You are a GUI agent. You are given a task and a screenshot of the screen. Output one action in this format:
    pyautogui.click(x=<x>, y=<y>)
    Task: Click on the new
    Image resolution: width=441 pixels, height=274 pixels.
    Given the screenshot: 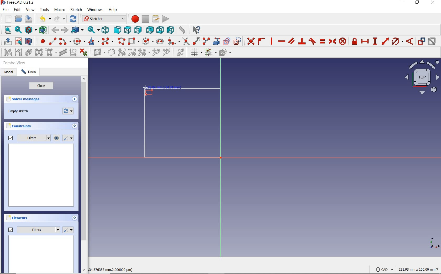 What is the action you would take?
    pyautogui.click(x=6, y=18)
    